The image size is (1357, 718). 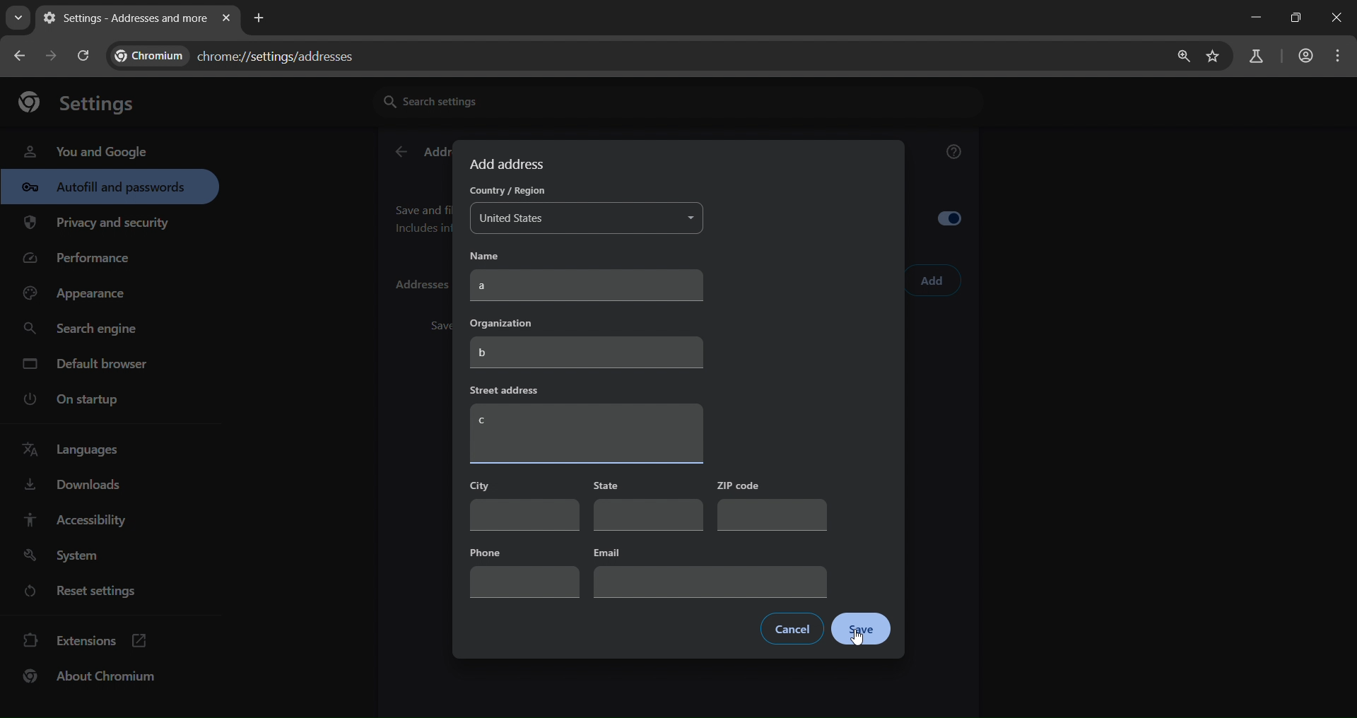 I want to click on go back one page, so click(x=21, y=55).